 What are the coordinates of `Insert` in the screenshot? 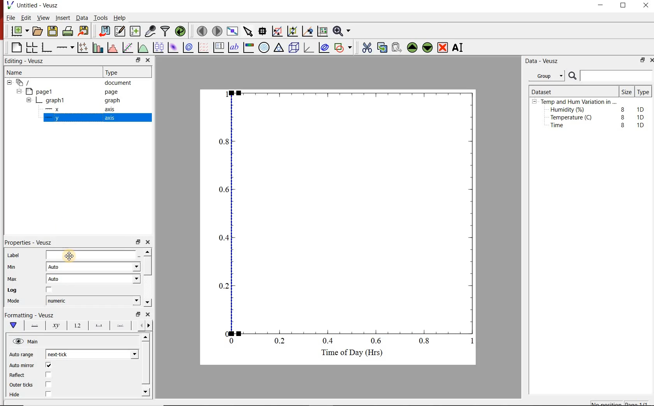 It's located at (62, 18).